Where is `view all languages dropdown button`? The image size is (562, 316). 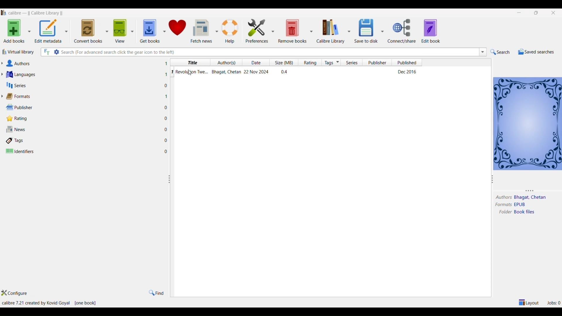 view all languages dropdown button is located at coordinates (4, 74).